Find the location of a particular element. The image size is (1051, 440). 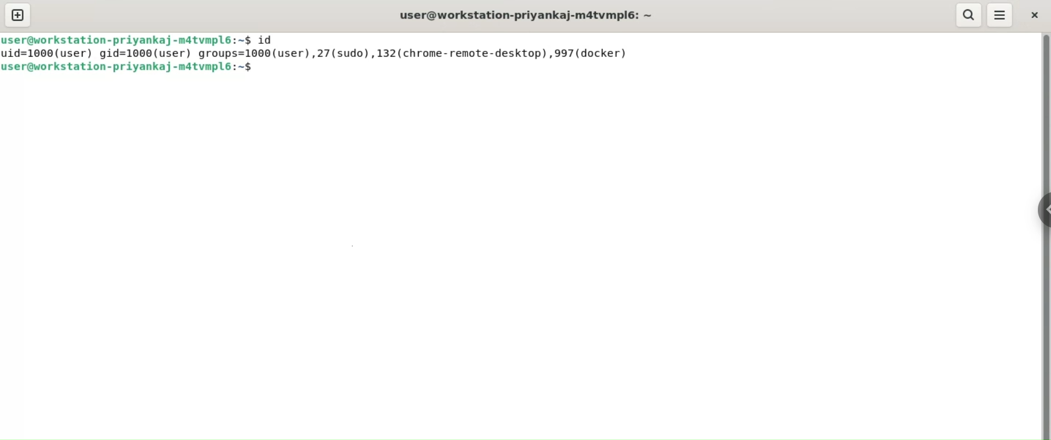

cursor is located at coordinates (264, 67).